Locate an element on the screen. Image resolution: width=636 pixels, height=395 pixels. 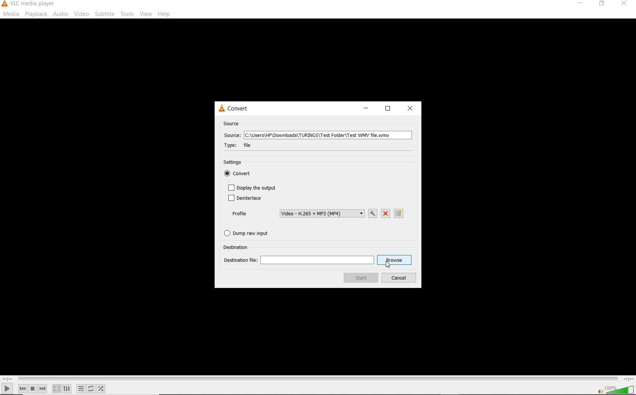
cancel is located at coordinates (399, 278).